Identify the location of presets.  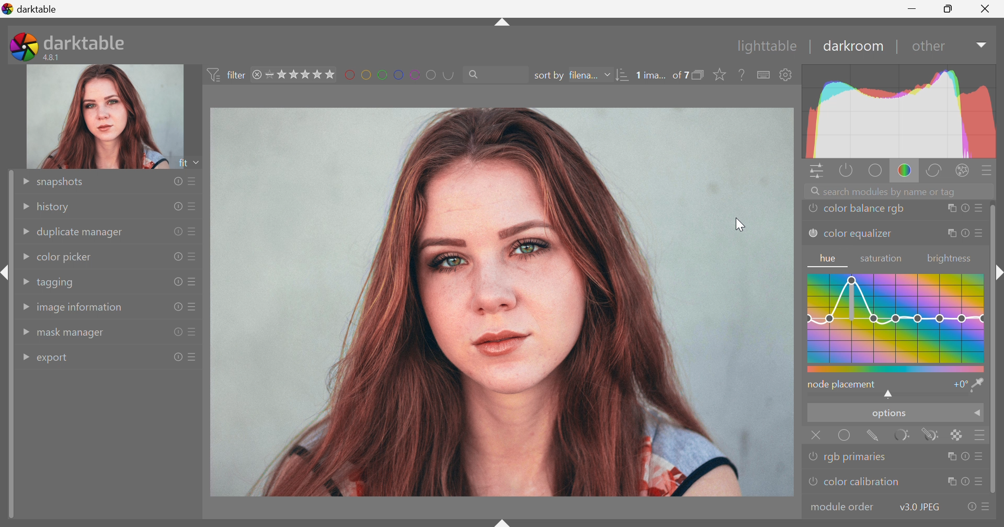
(193, 207).